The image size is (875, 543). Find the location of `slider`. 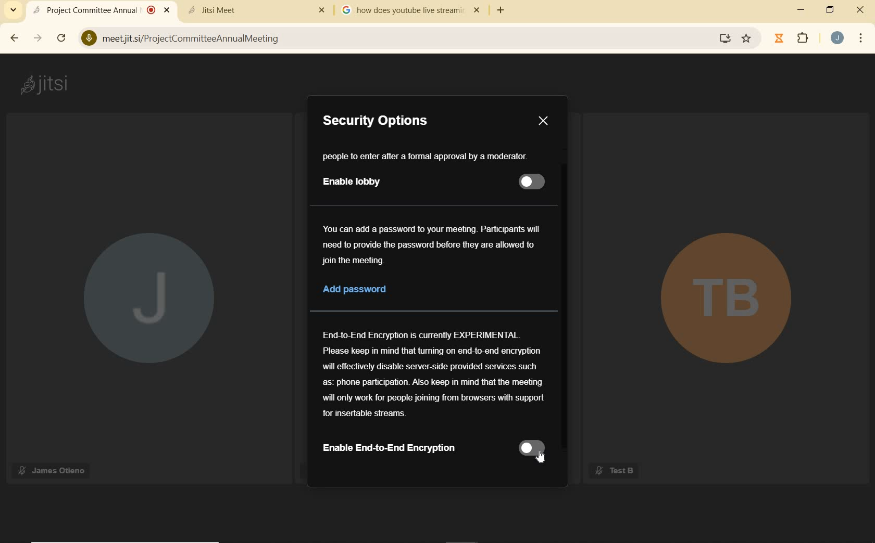

slider is located at coordinates (534, 448).